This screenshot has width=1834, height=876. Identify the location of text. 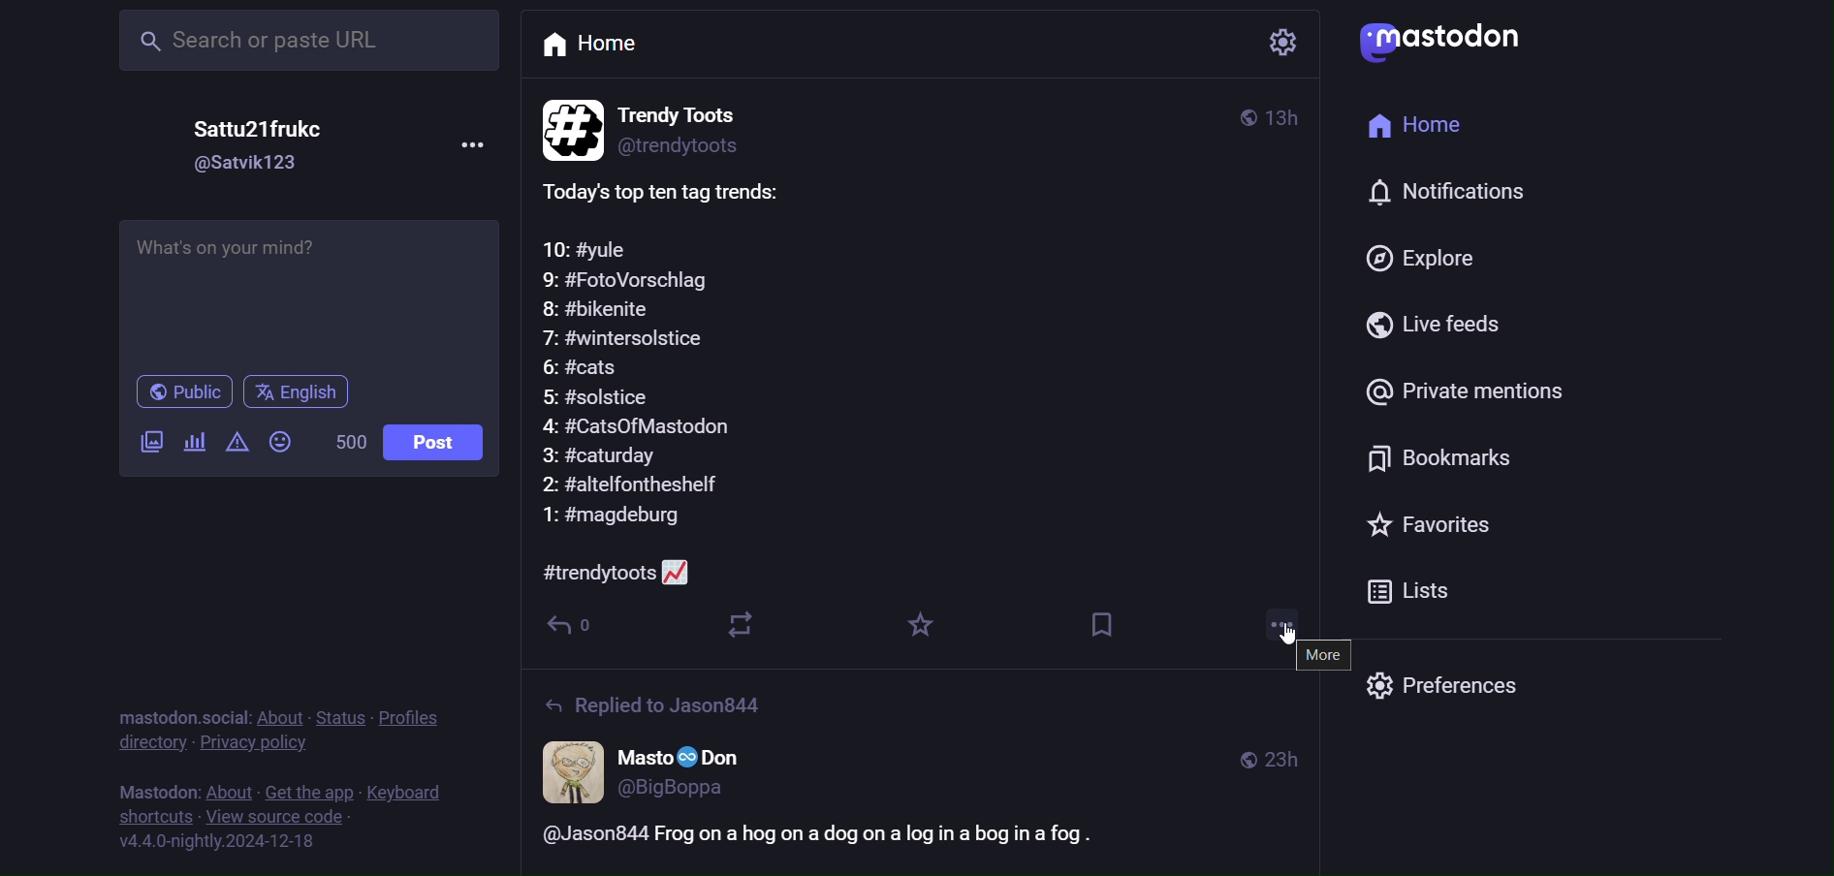
(148, 787).